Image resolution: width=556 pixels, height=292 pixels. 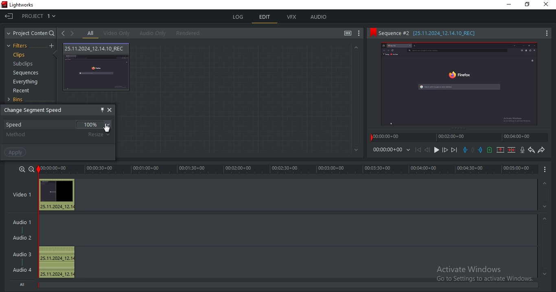 I want to click on method, so click(x=17, y=135).